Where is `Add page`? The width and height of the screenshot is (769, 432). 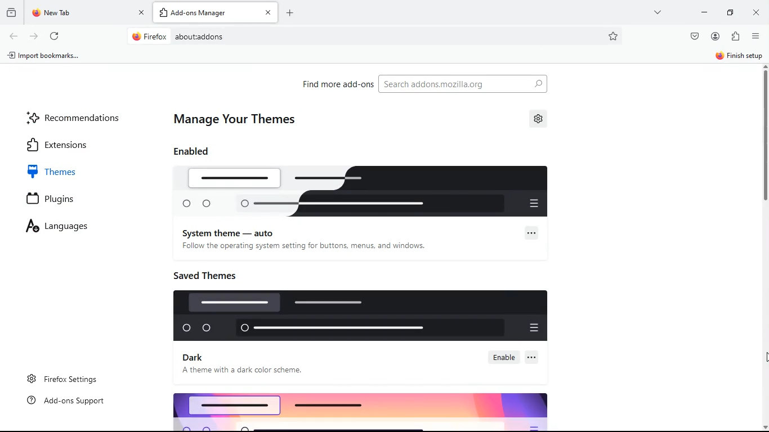
Add page is located at coordinates (289, 13).